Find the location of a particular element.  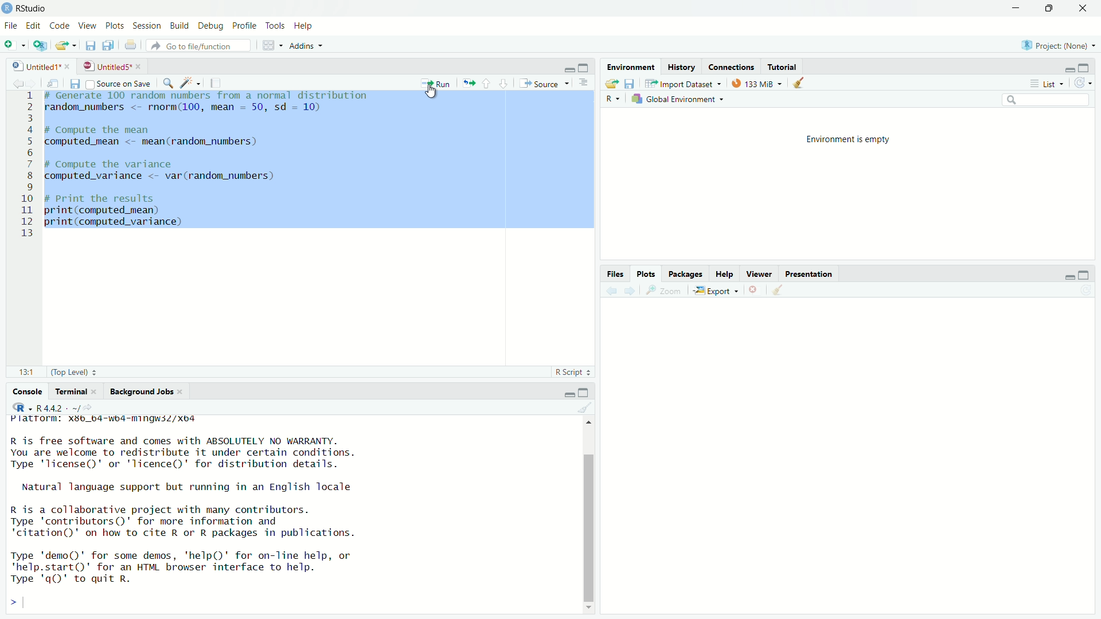

close is located at coordinates (1086, 9).